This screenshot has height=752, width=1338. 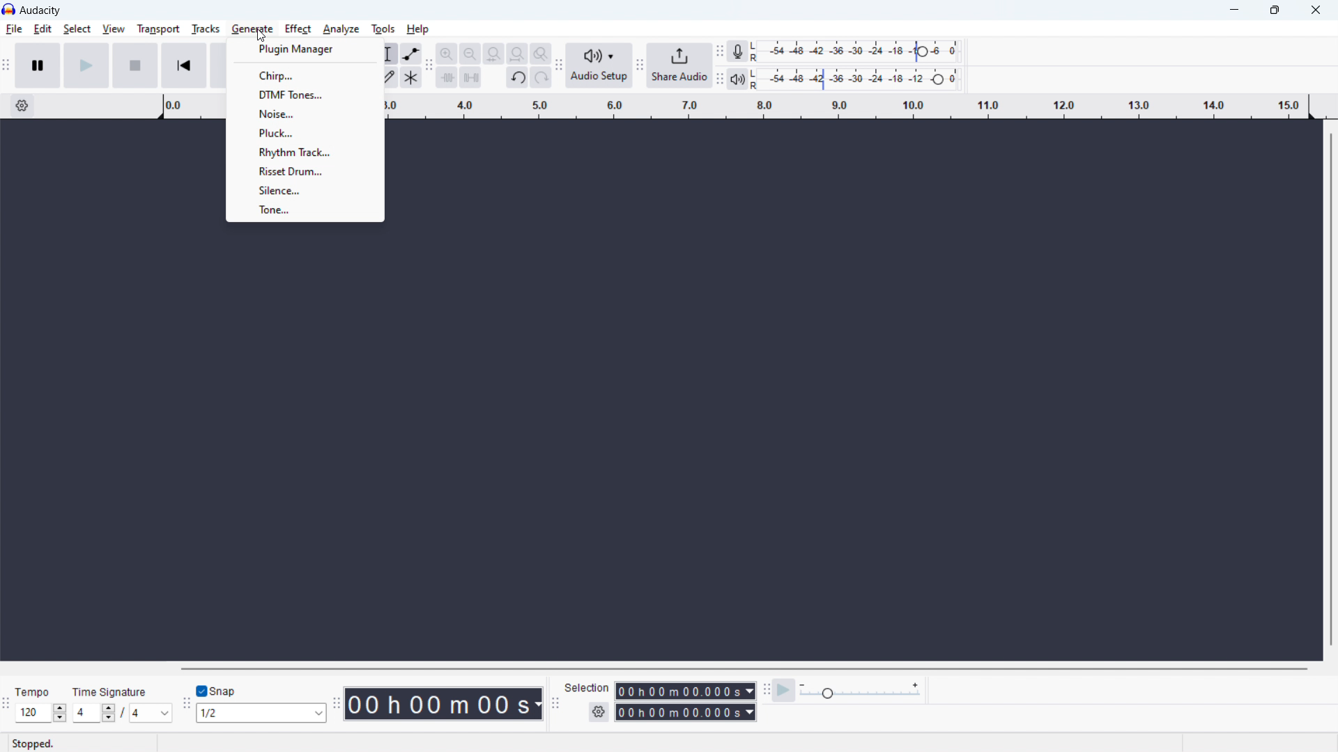 What do you see at coordinates (541, 77) in the screenshot?
I see `redo` at bounding box center [541, 77].